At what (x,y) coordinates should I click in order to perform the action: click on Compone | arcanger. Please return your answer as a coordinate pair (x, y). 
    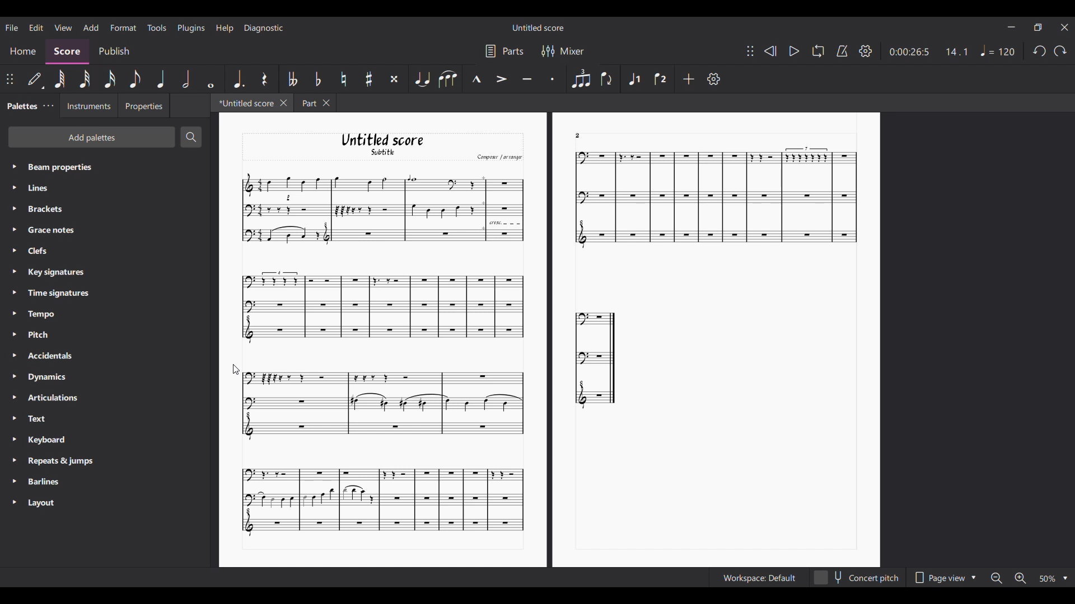
    Looking at the image, I should click on (499, 158).